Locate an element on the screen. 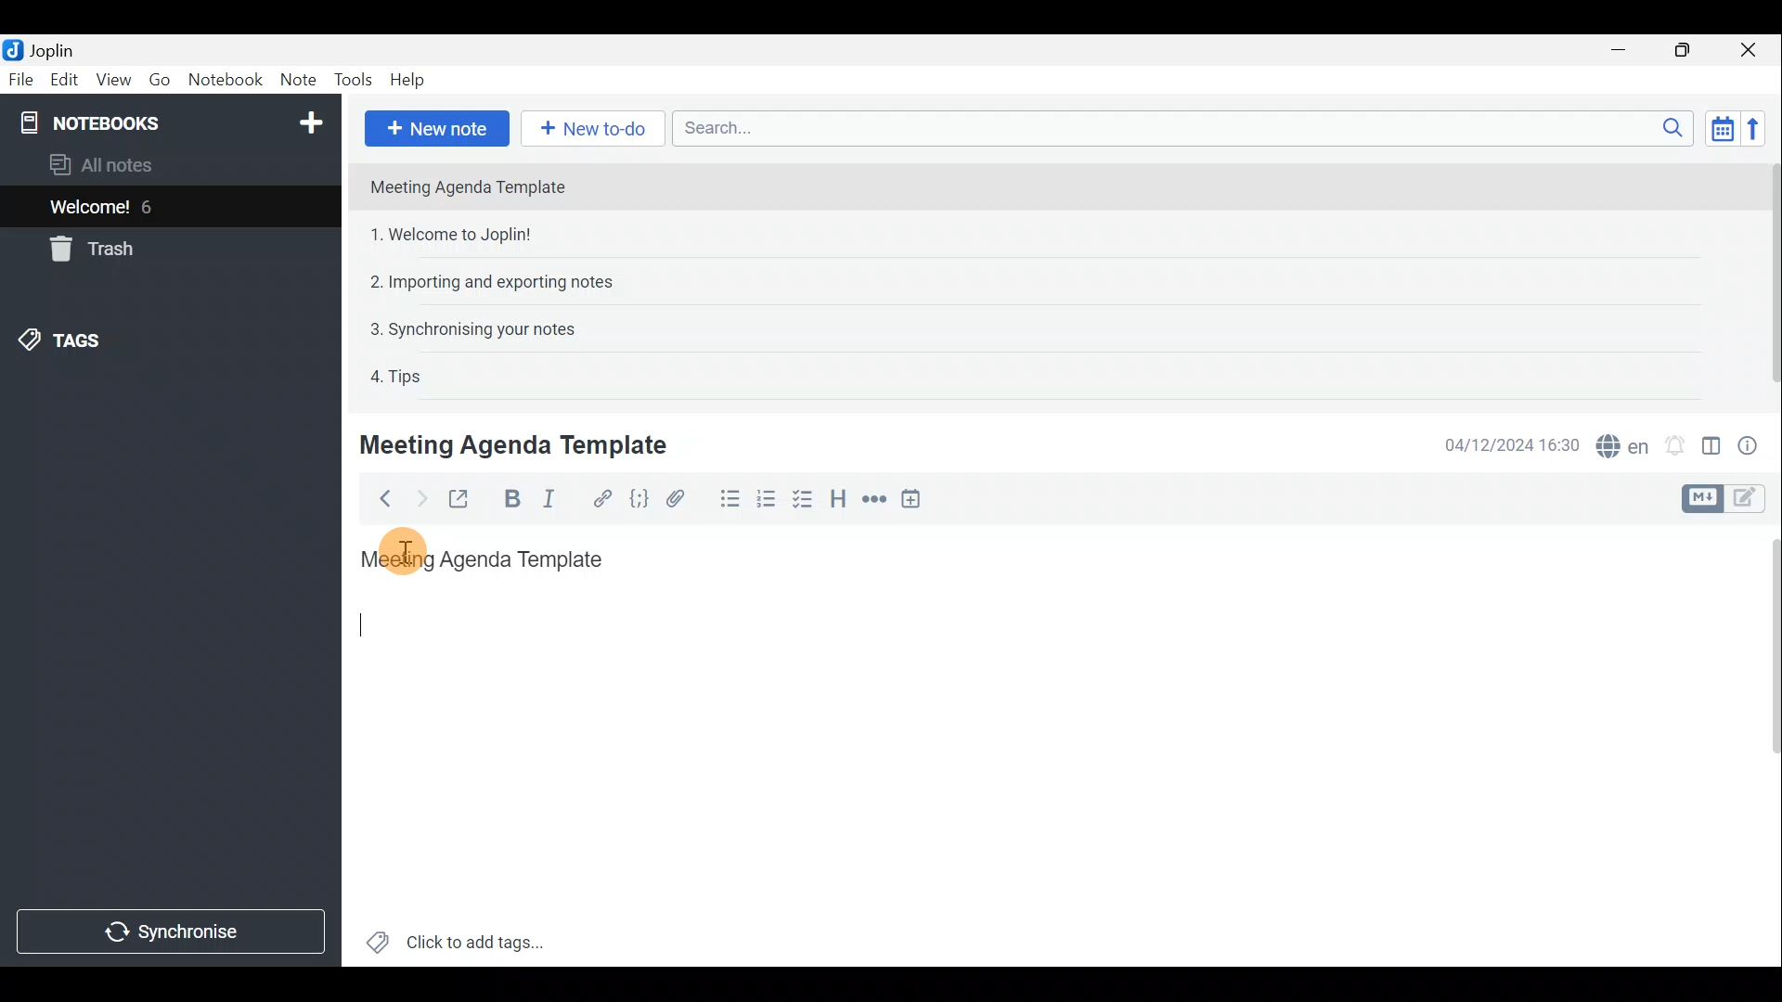 The image size is (1782, 1002). Toggle editors is located at coordinates (1750, 500).